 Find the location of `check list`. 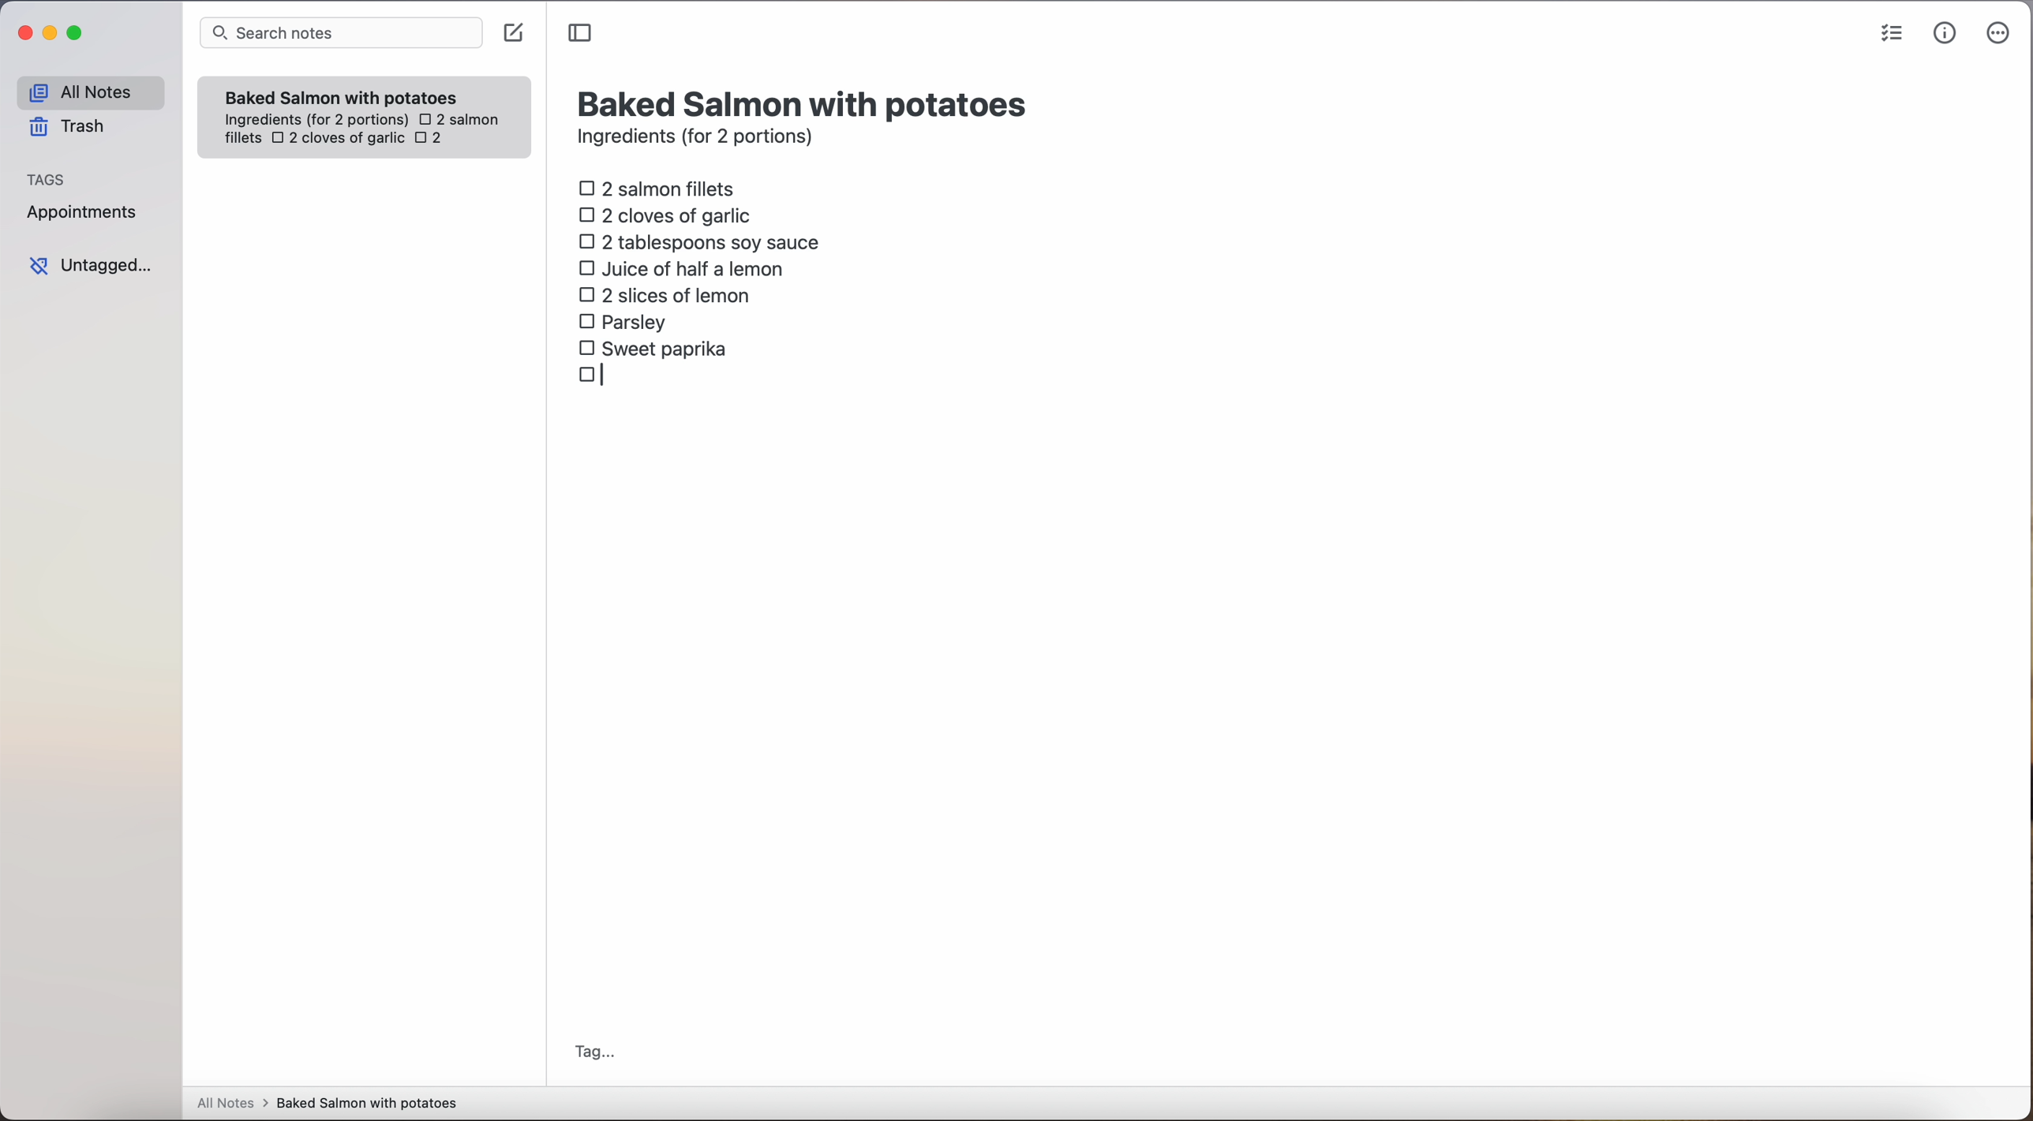

check list is located at coordinates (1892, 34).